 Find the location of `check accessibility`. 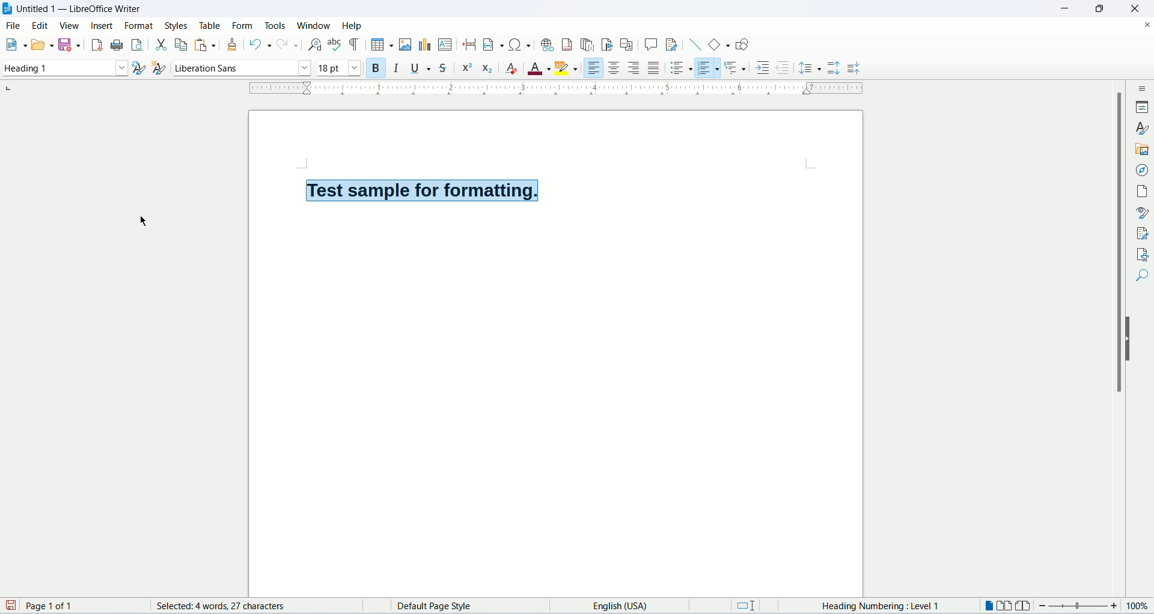

check accessibility is located at coordinates (1141, 254).